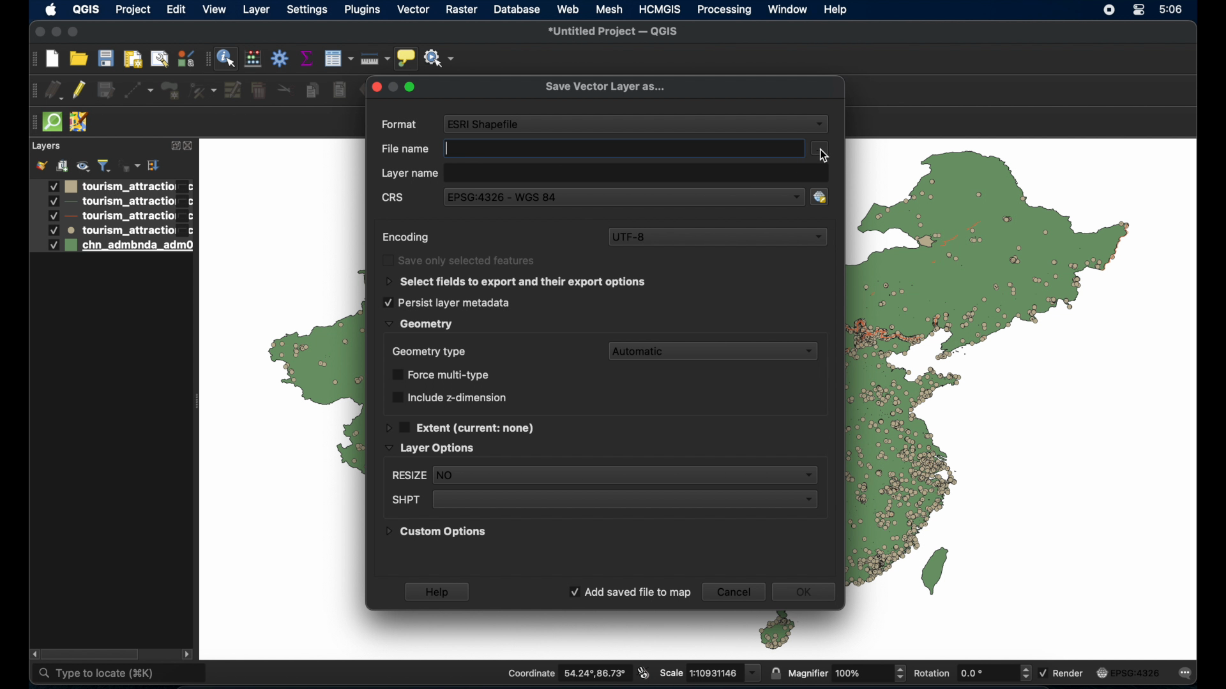 The width and height of the screenshot is (1226, 689). Describe the element at coordinates (33, 59) in the screenshot. I see `drag handle` at that location.